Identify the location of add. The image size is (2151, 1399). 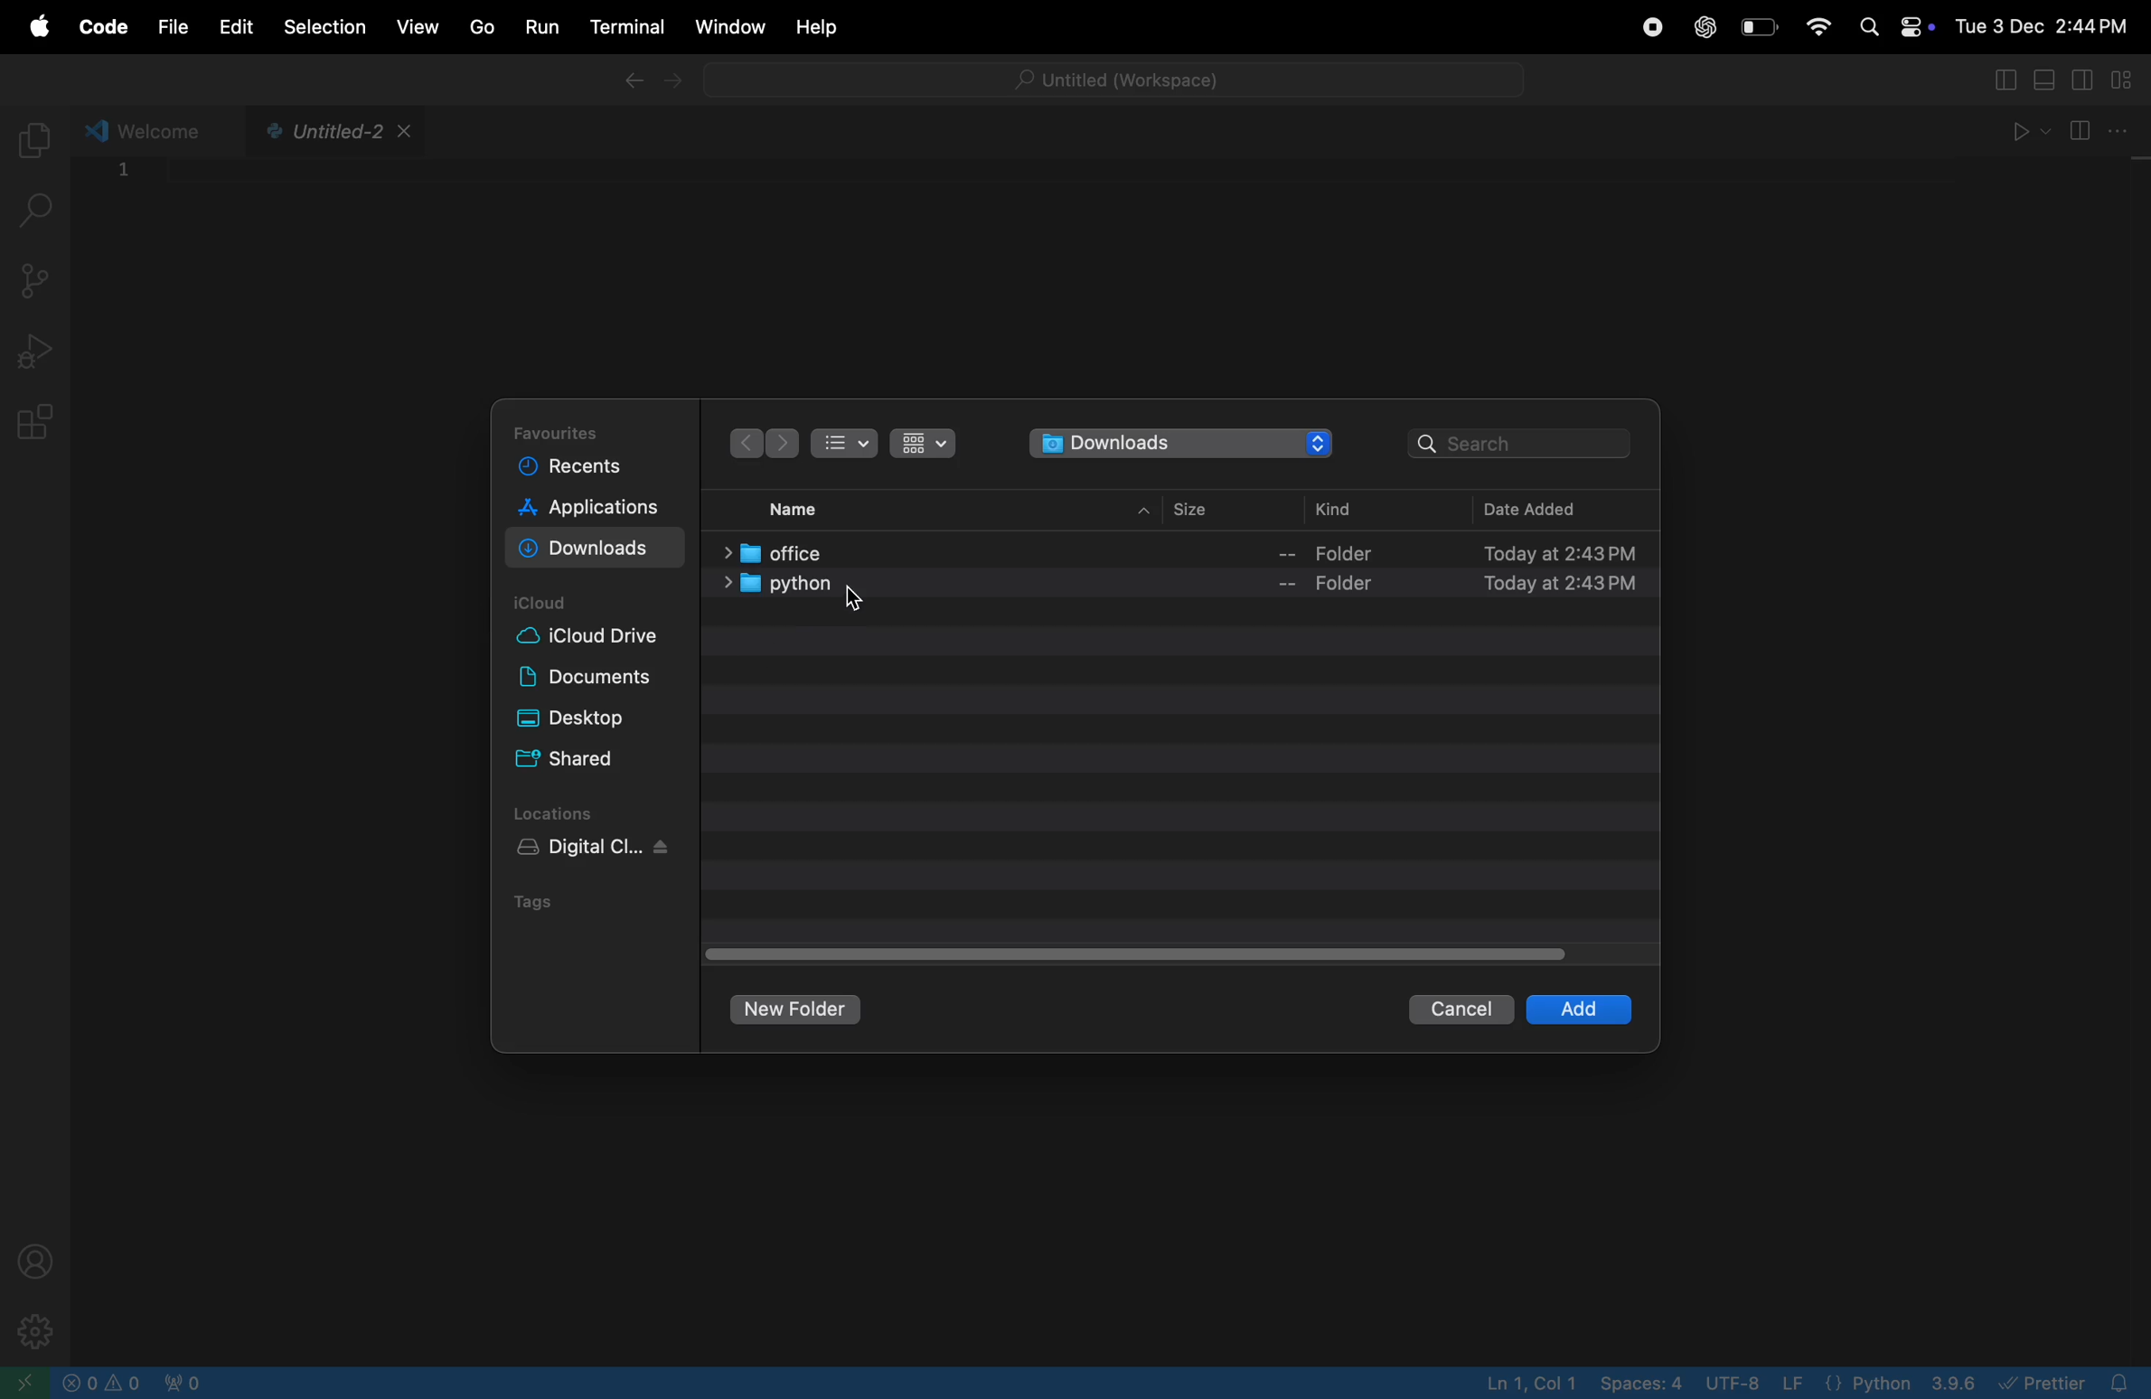
(1579, 1009).